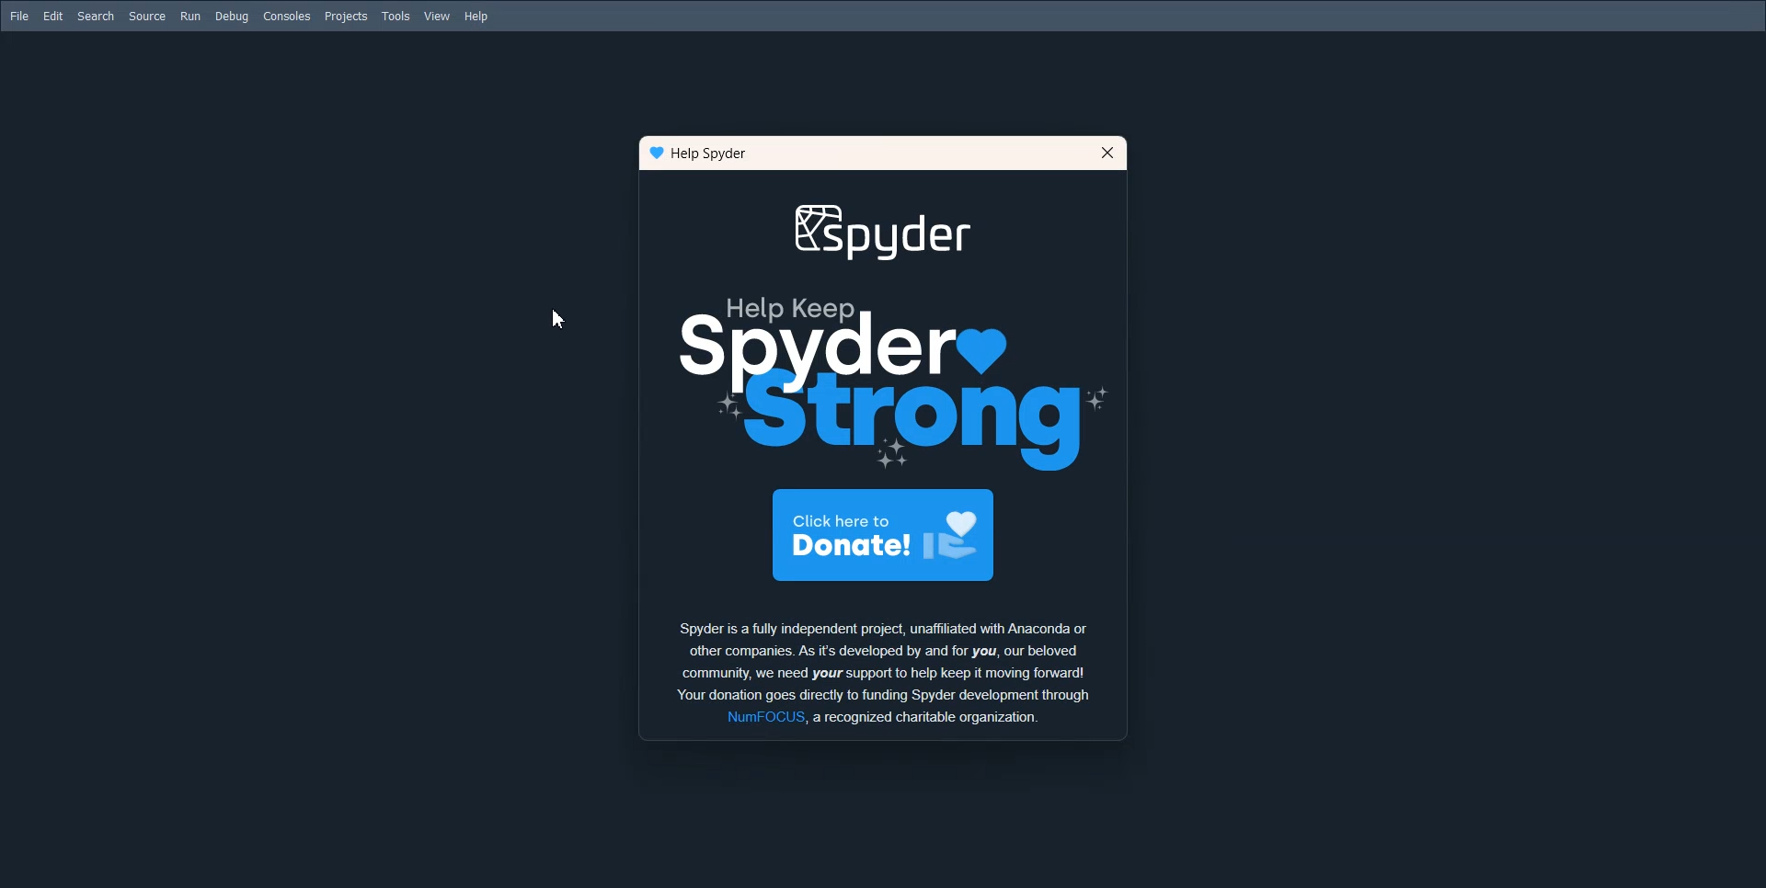 The height and width of the screenshot is (888, 1766). Describe the element at coordinates (286, 16) in the screenshot. I see `Consoles` at that location.